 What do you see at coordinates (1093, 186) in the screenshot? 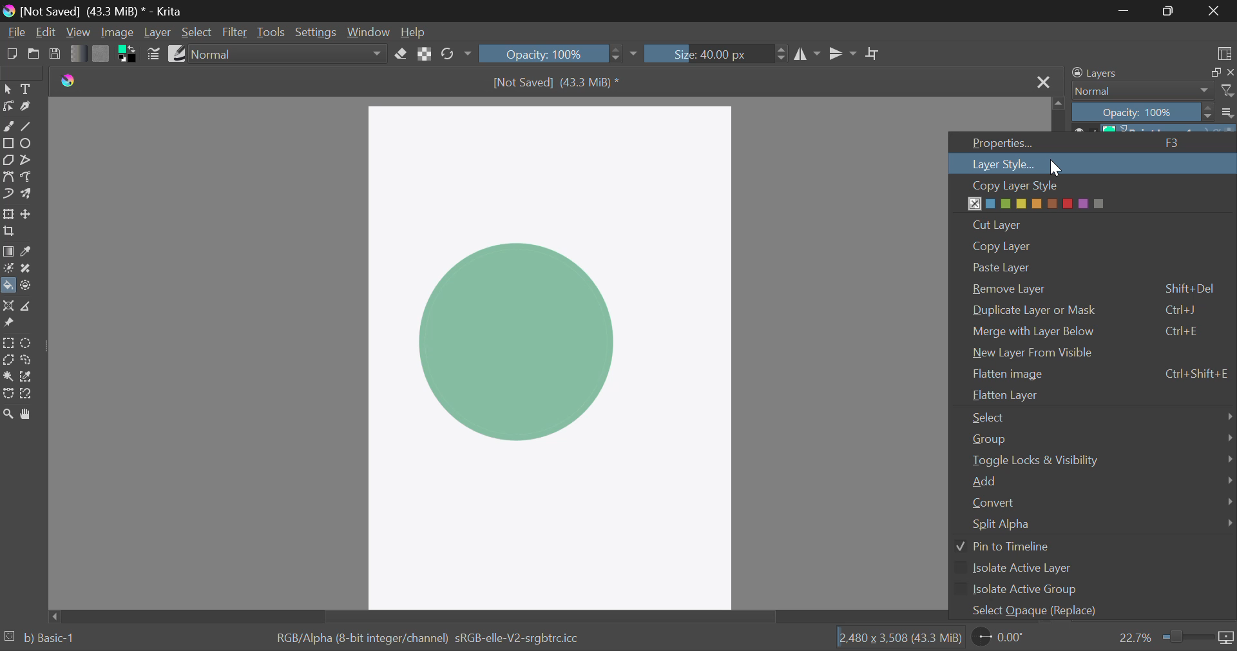
I see `Copy Layer Style` at bounding box center [1093, 186].